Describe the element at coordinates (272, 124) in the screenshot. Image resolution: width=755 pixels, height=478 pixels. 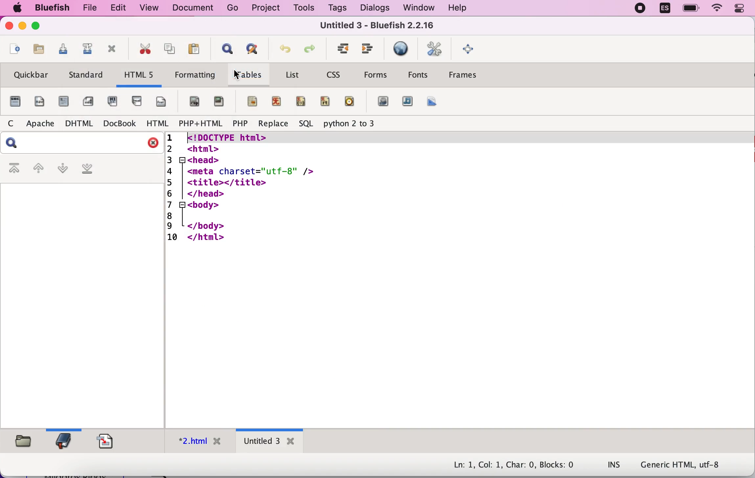
I see `replace` at that location.